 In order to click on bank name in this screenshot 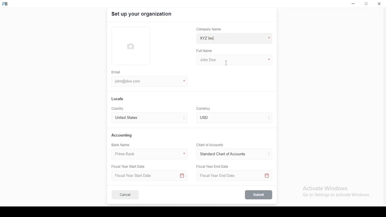, I will do `click(121, 145)`.